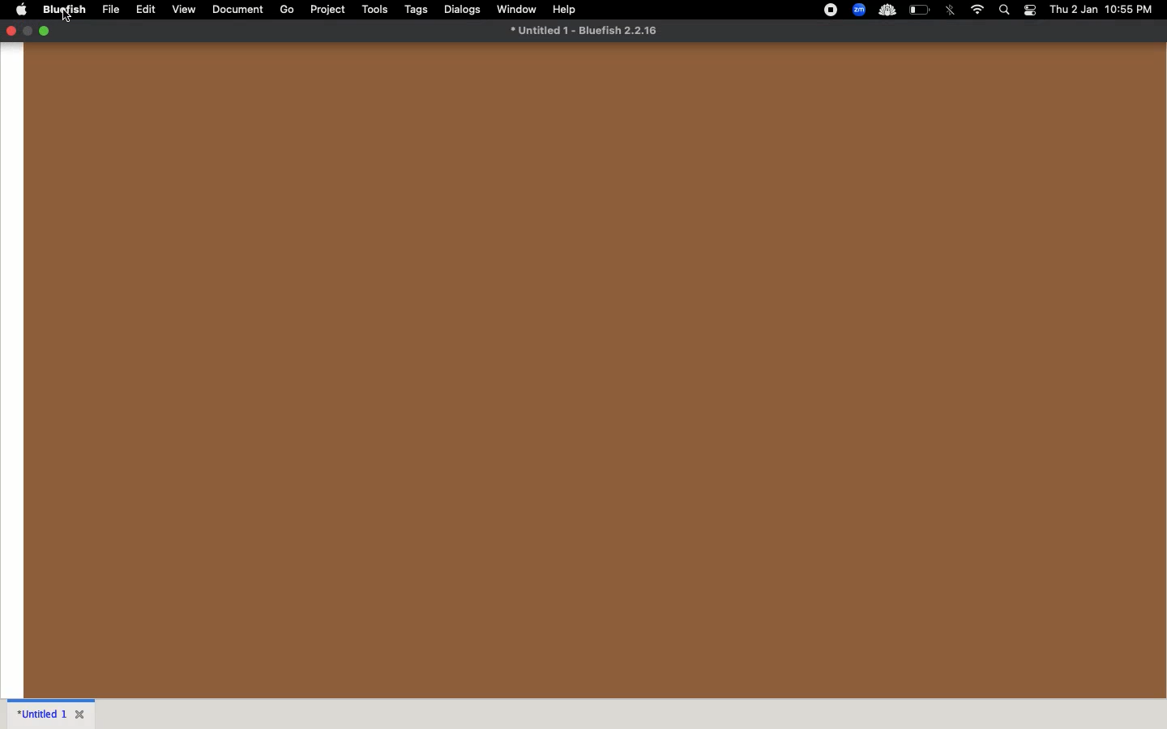  What do you see at coordinates (830, 10) in the screenshot?
I see `Record button` at bounding box center [830, 10].